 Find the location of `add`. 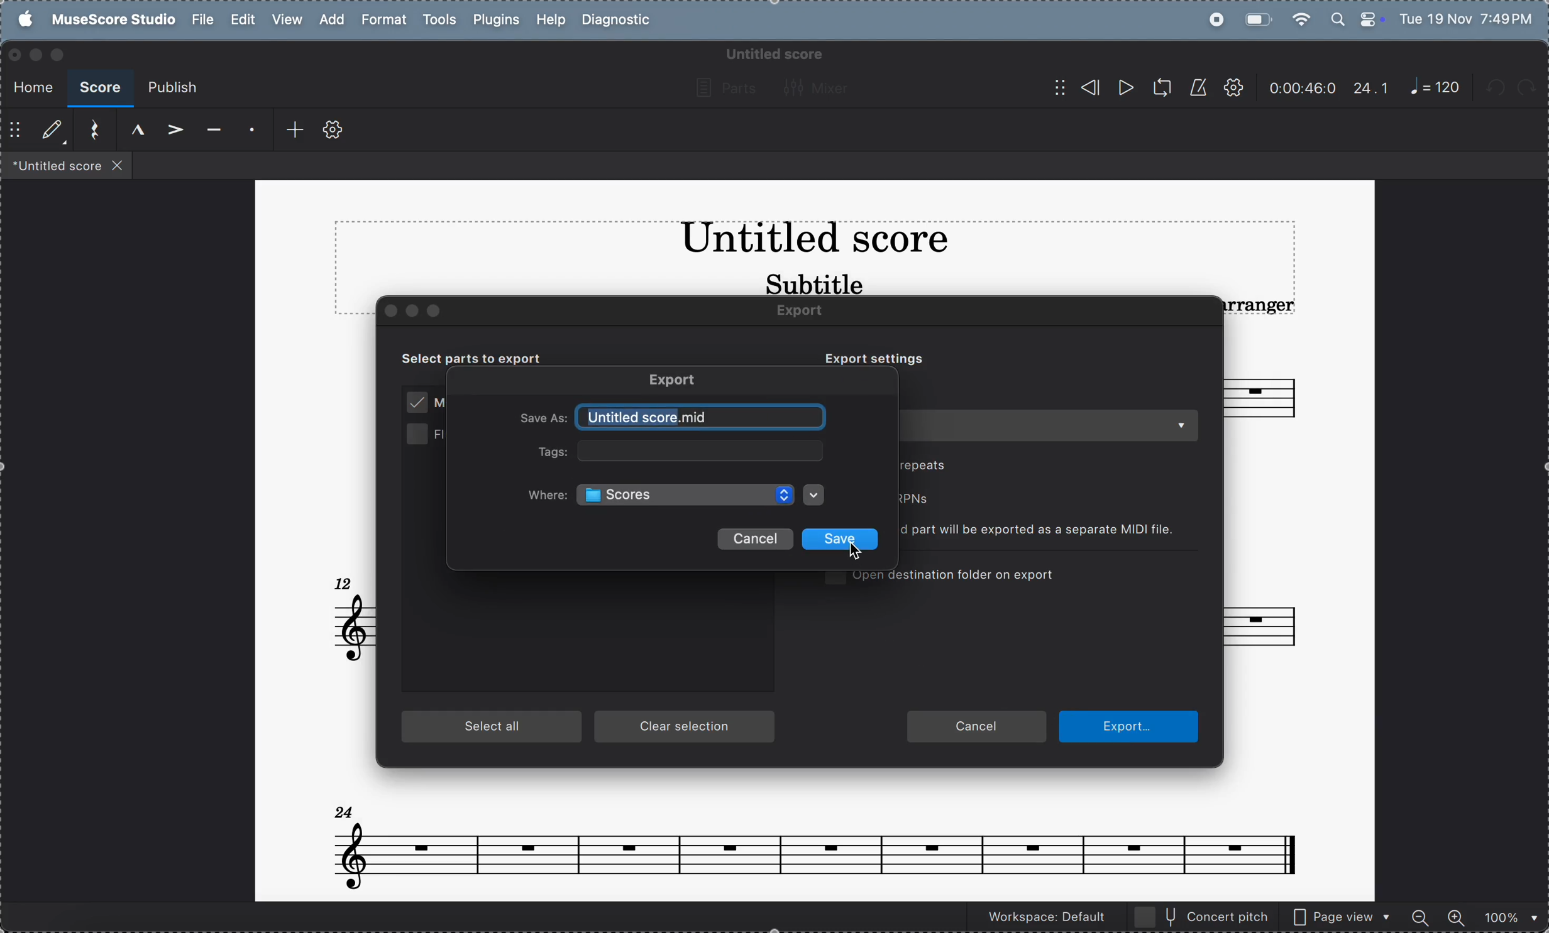

add is located at coordinates (329, 19).